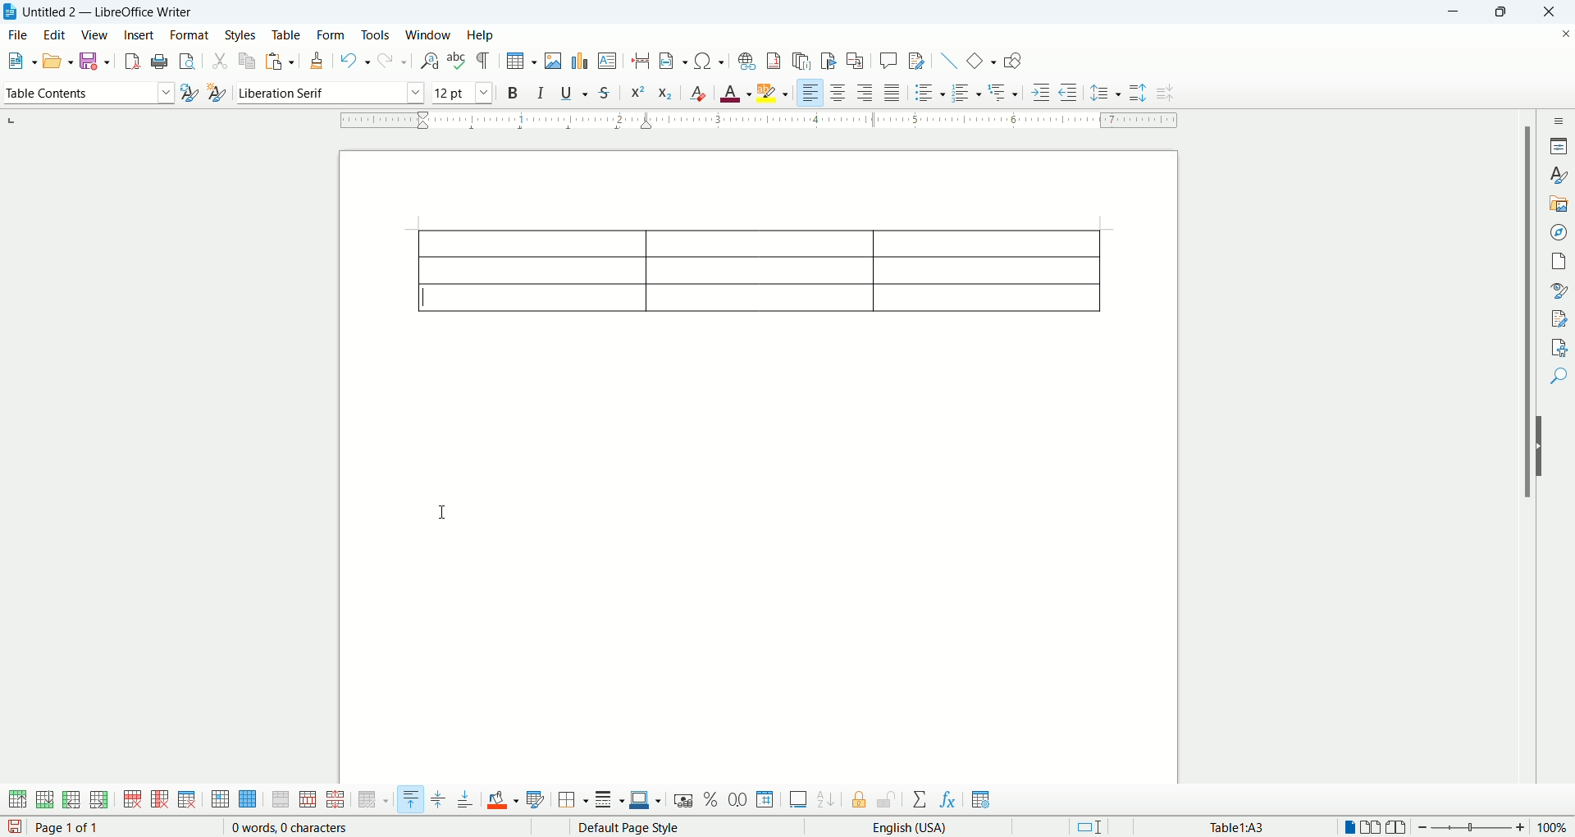  I want to click on insert comment, so click(888, 63).